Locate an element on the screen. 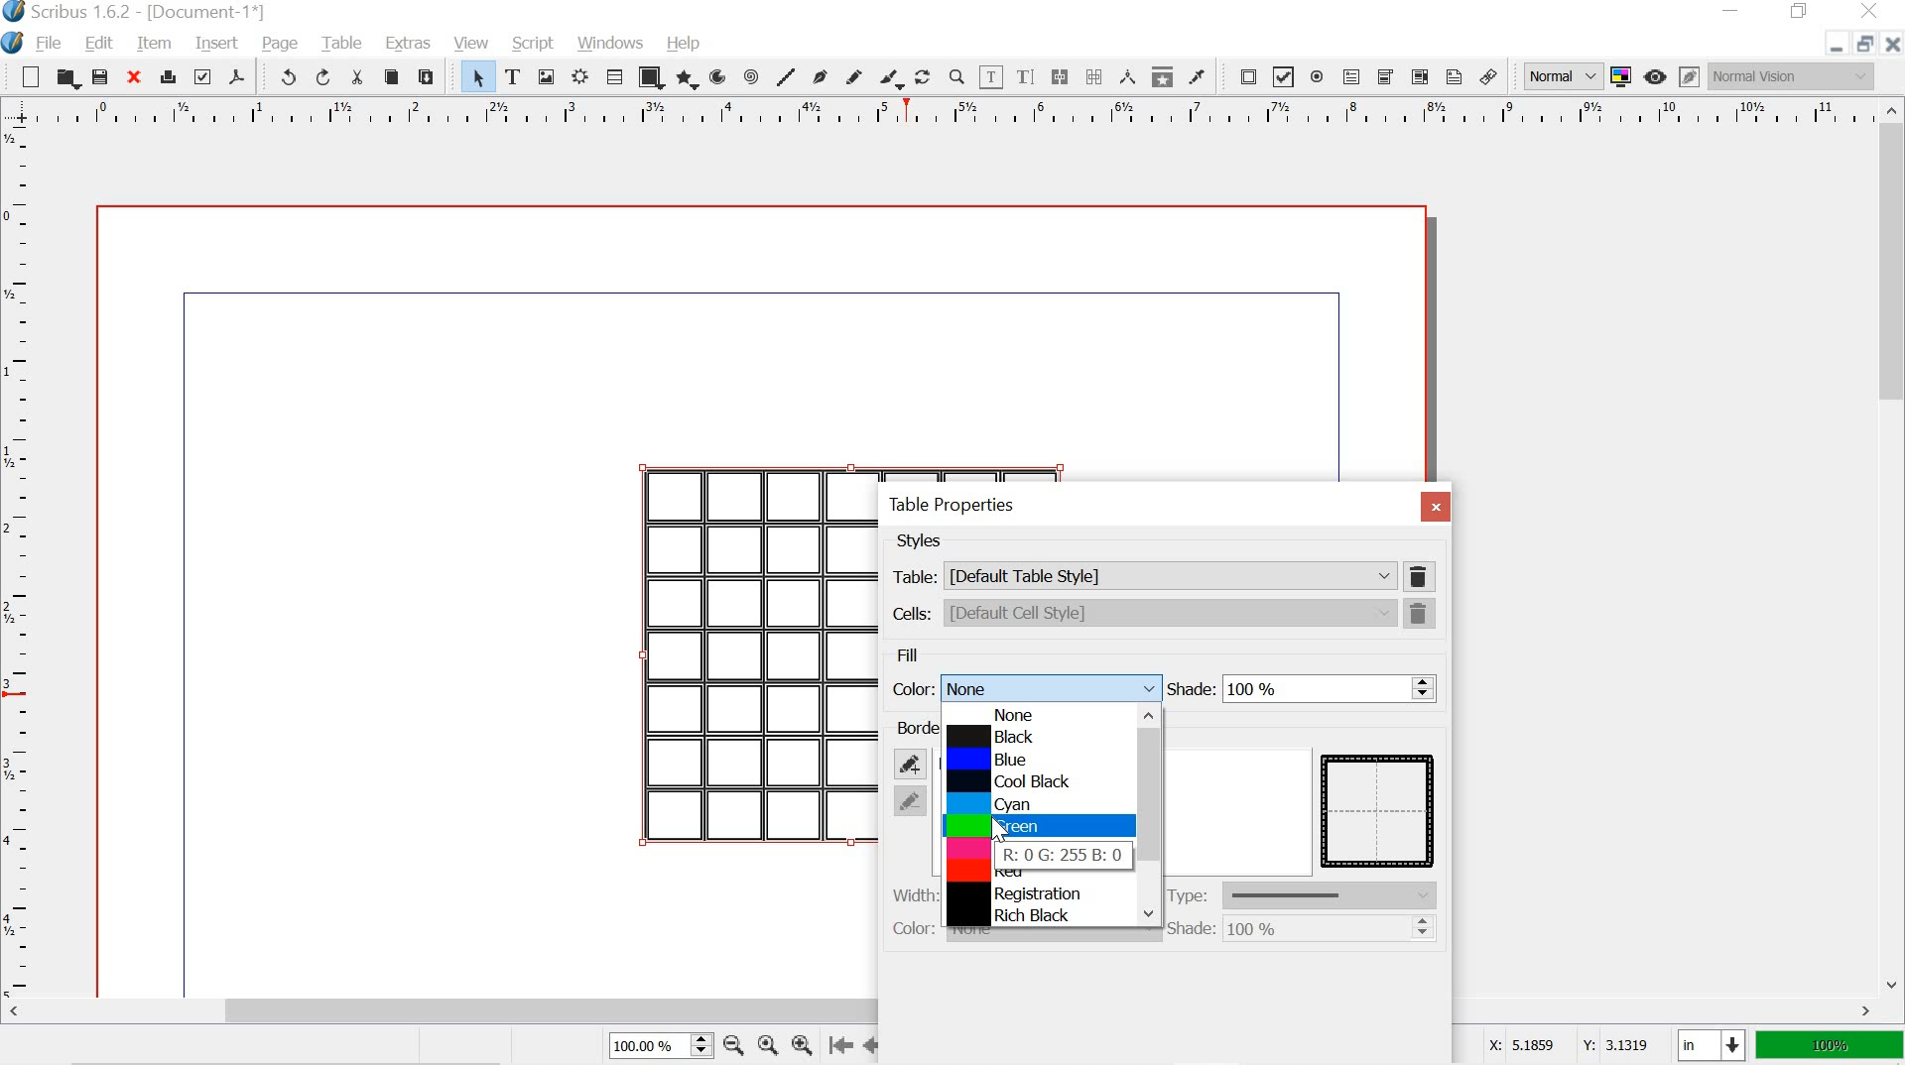 Image resolution: width=1905 pixels, height=1065 pixels. pdf text field is located at coordinates (1350, 76).